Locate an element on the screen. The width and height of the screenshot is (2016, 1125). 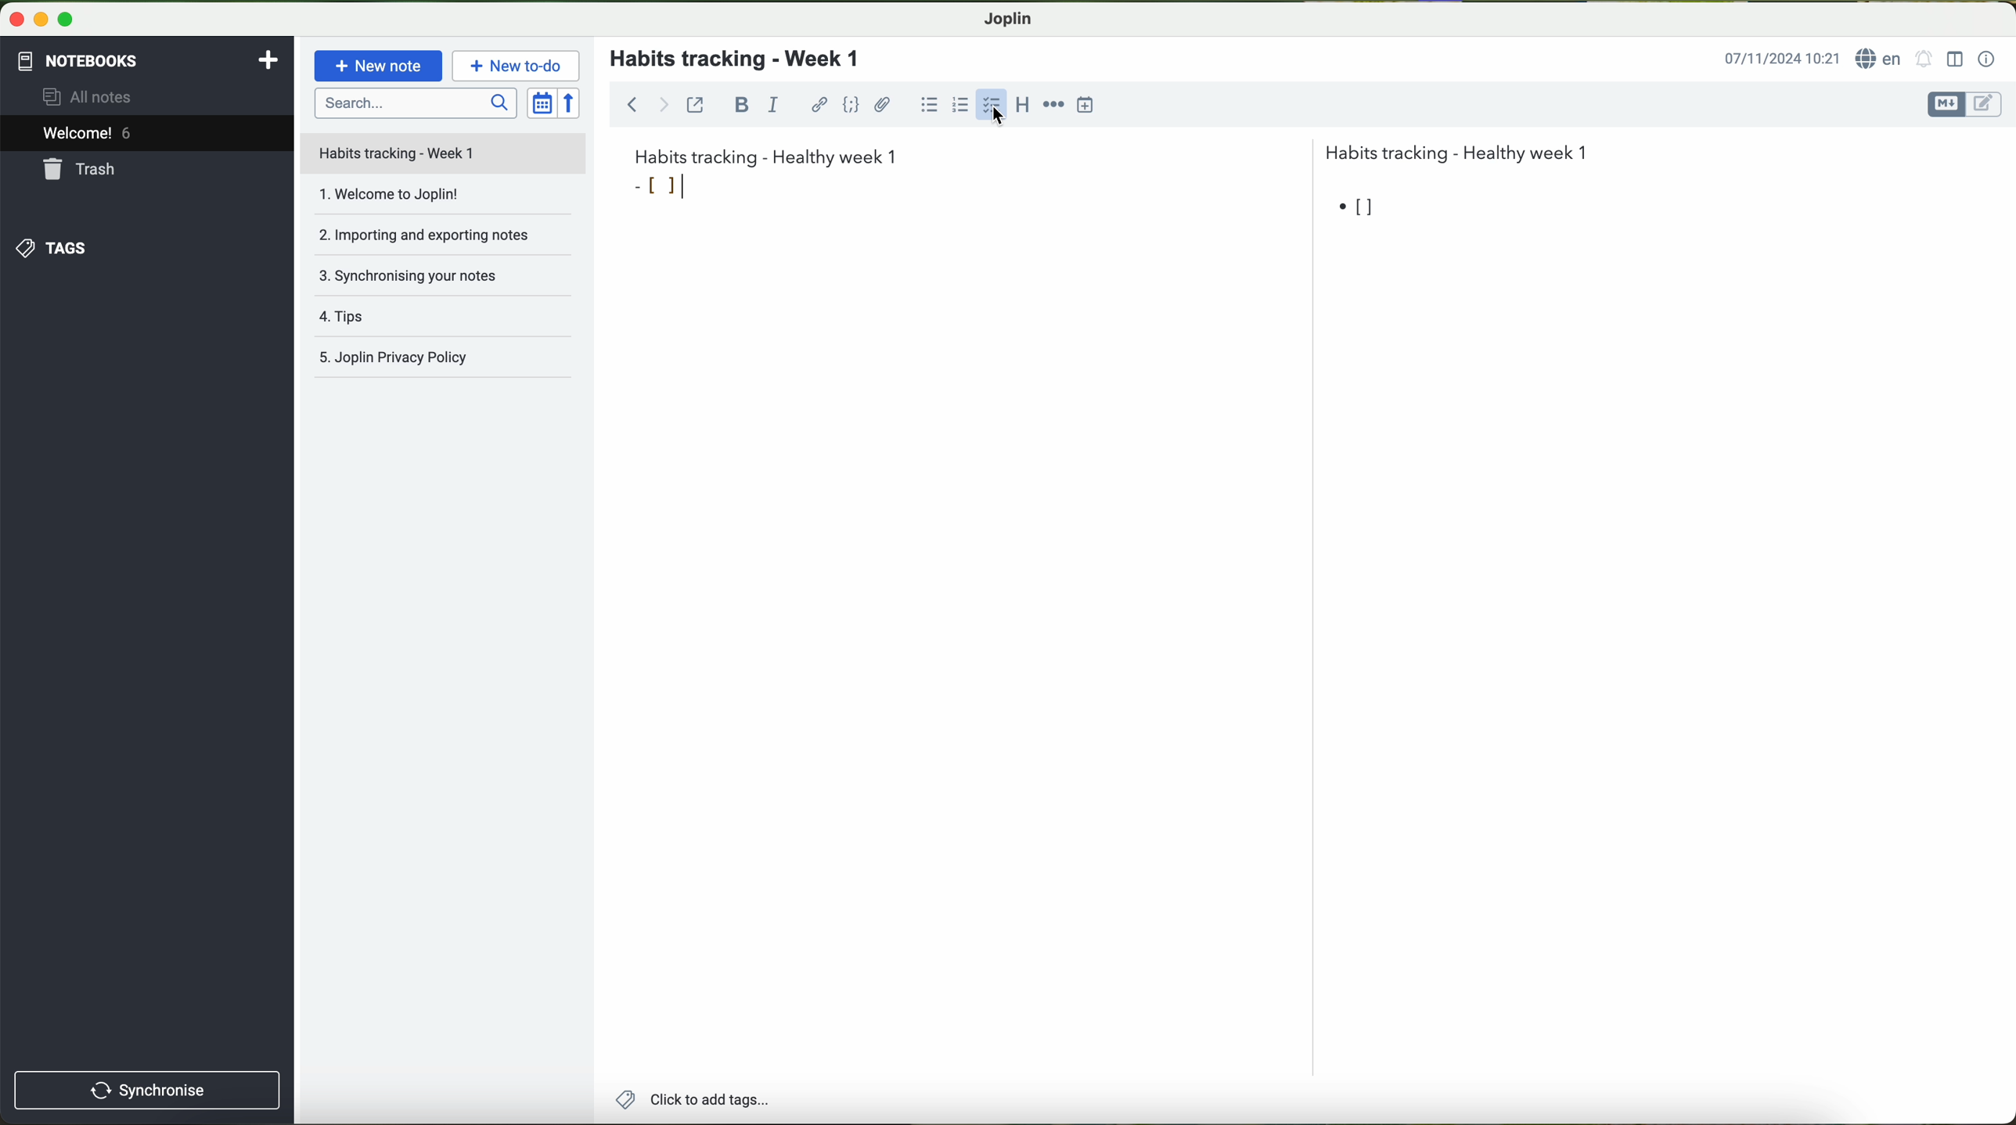
insert time is located at coordinates (1085, 105).